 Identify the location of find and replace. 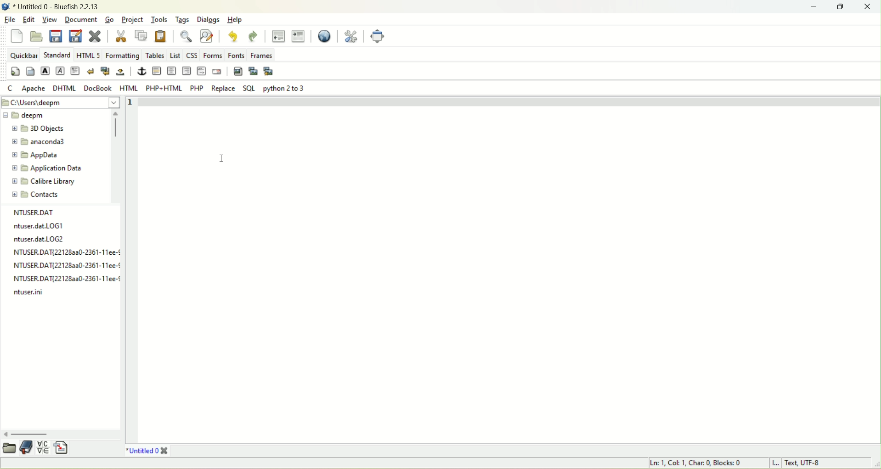
(207, 36).